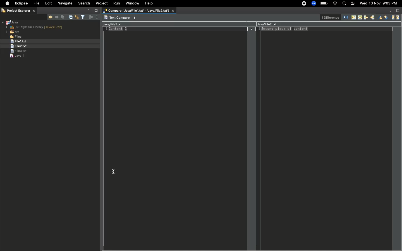  I want to click on Recording, so click(303, 4).